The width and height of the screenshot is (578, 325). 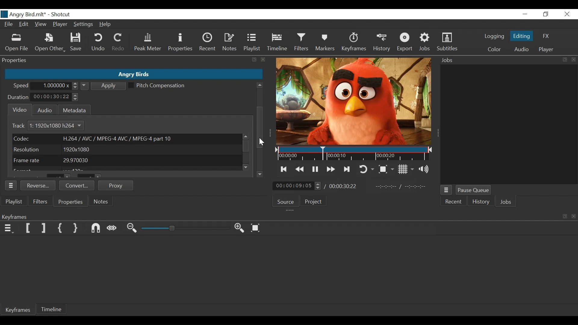 What do you see at coordinates (39, 201) in the screenshot?
I see `Filters` at bounding box center [39, 201].